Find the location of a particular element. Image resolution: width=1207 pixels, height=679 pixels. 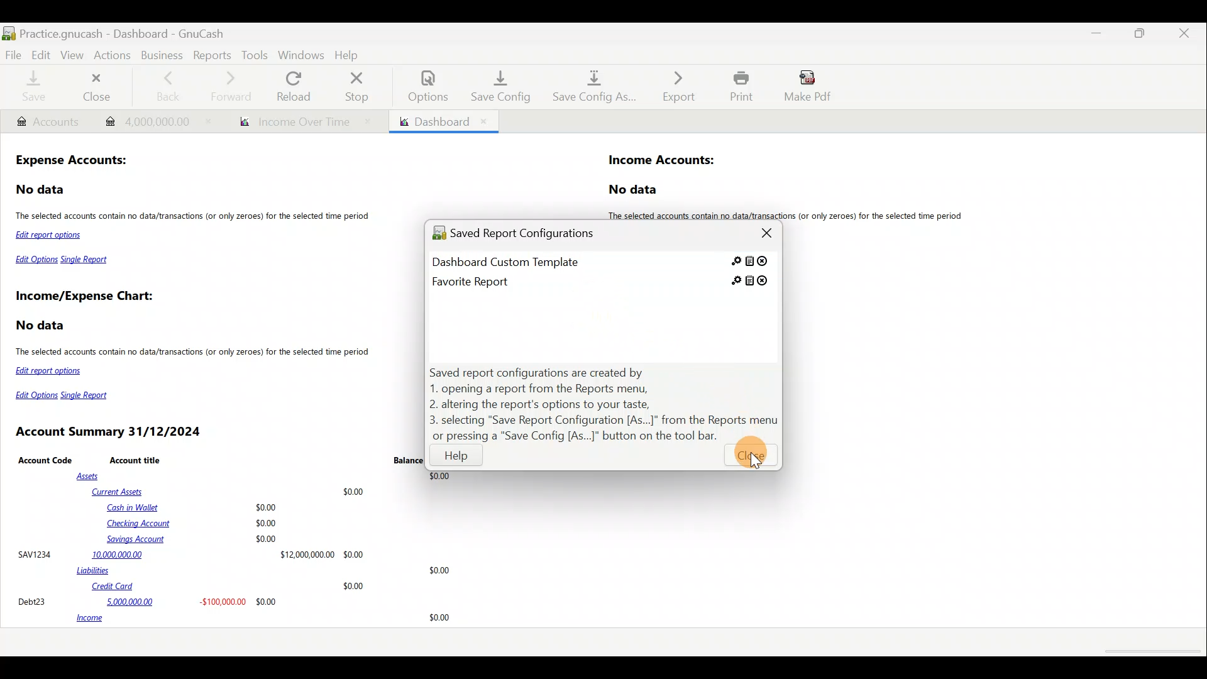

Ways saved report configurations are created is located at coordinates (605, 404).